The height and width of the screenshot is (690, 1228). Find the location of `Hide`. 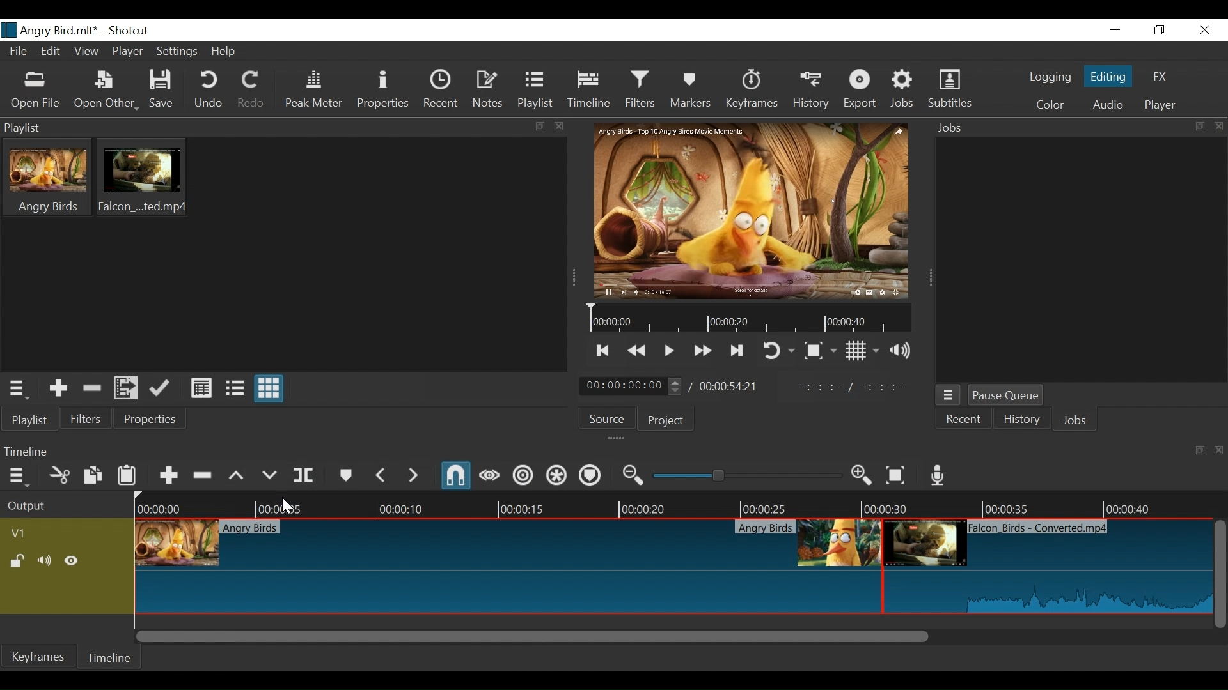

Hide is located at coordinates (71, 560).